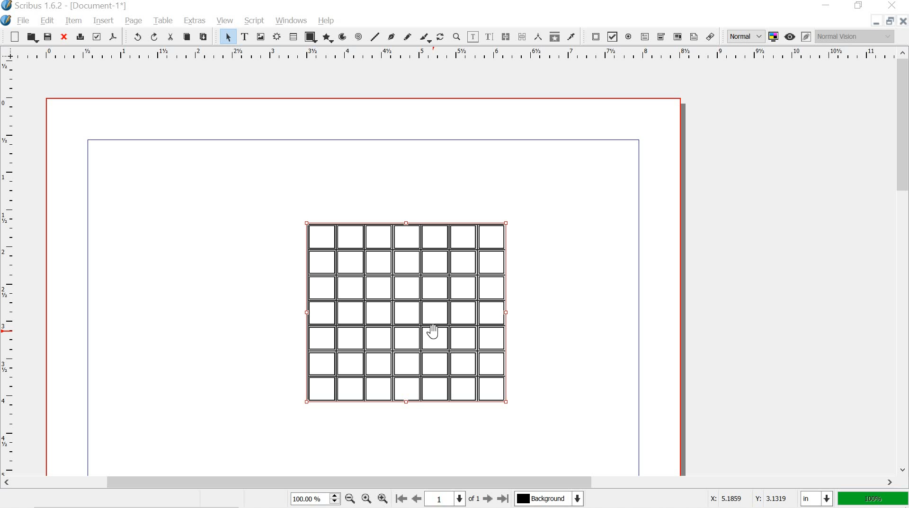 This screenshot has height=508, width=909. I want to click on render frame, so click(276, 37).